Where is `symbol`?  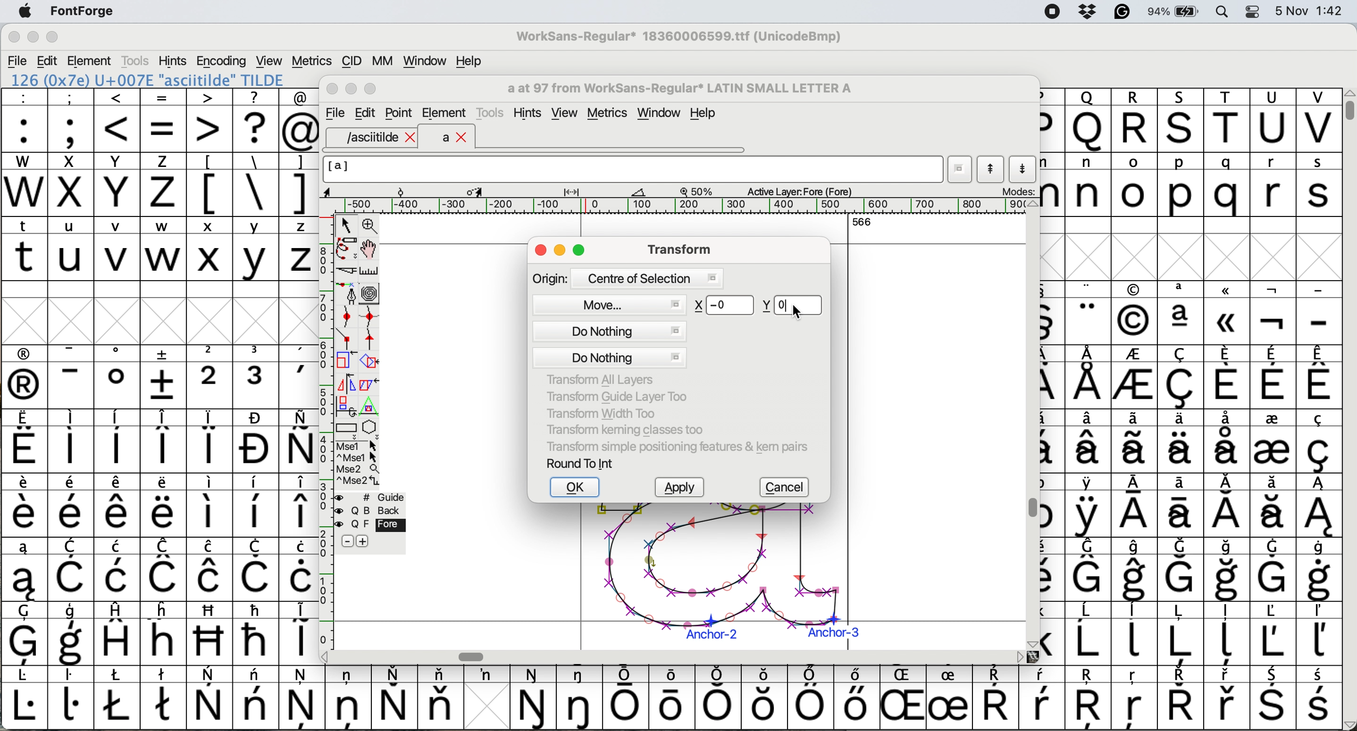 symbol is located at coordinates (23, 570).